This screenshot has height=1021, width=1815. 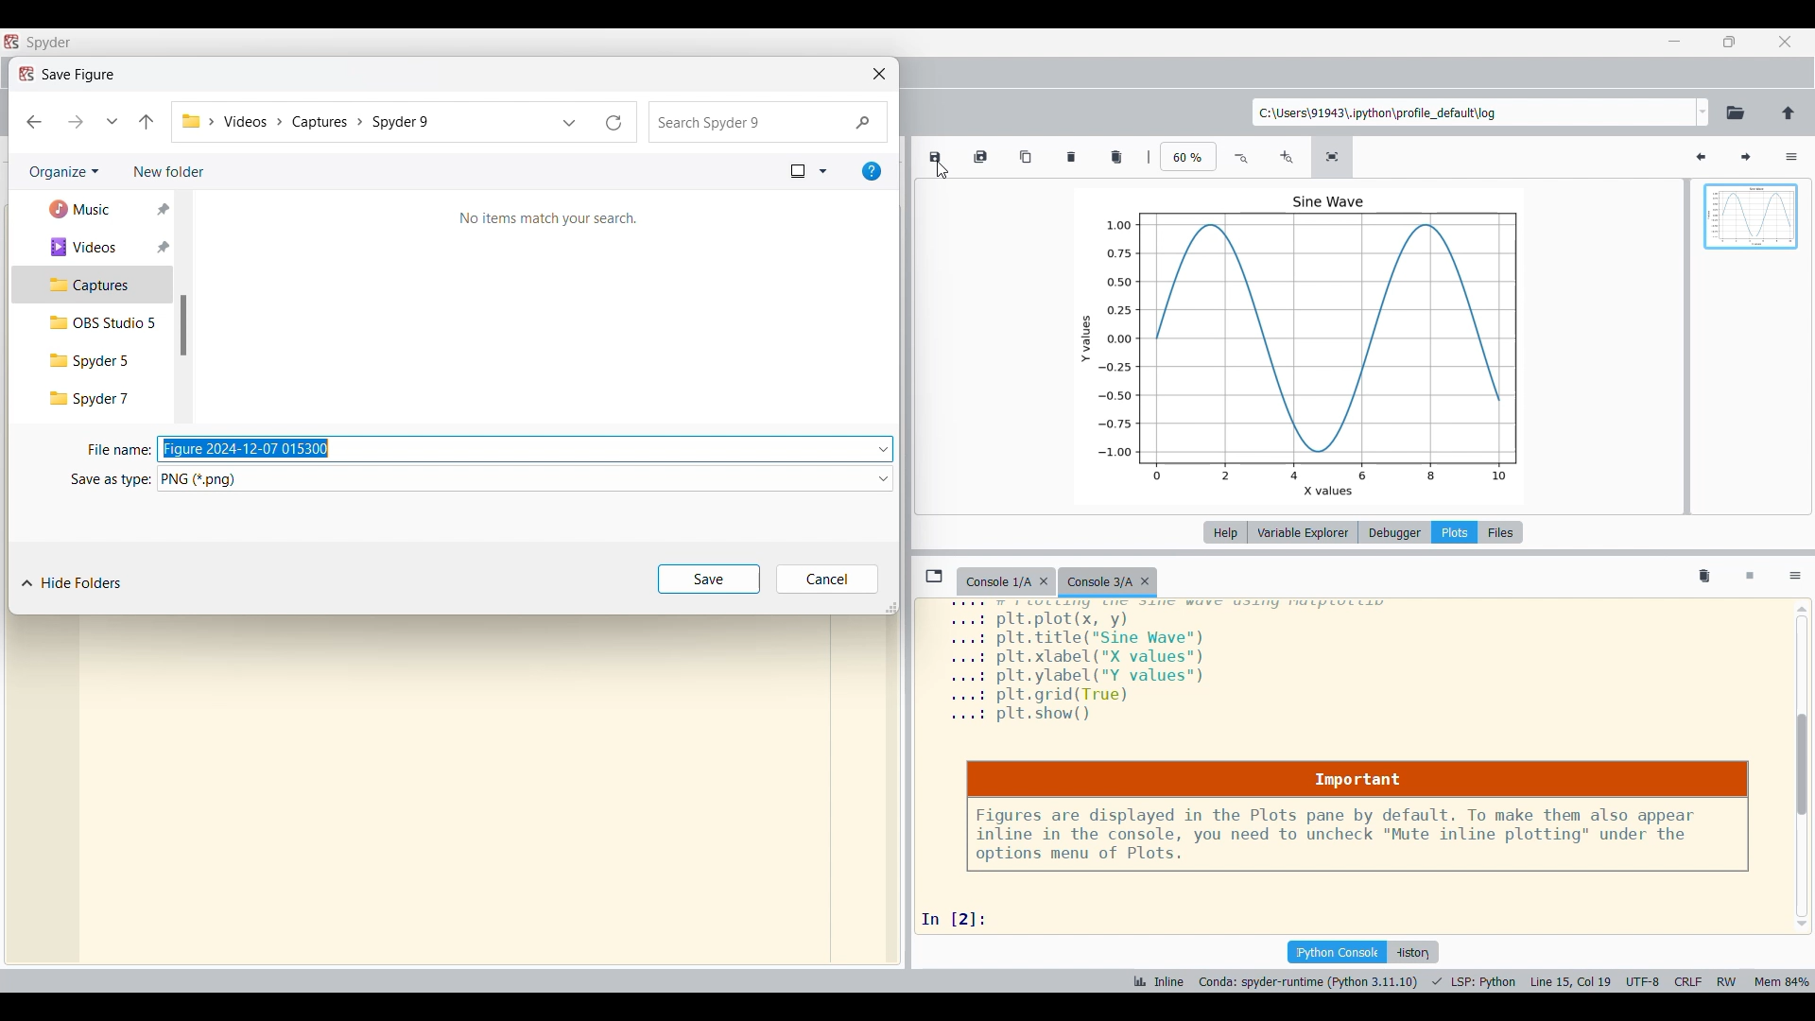 I want to click on Refresh, so click(x=615, y=122).